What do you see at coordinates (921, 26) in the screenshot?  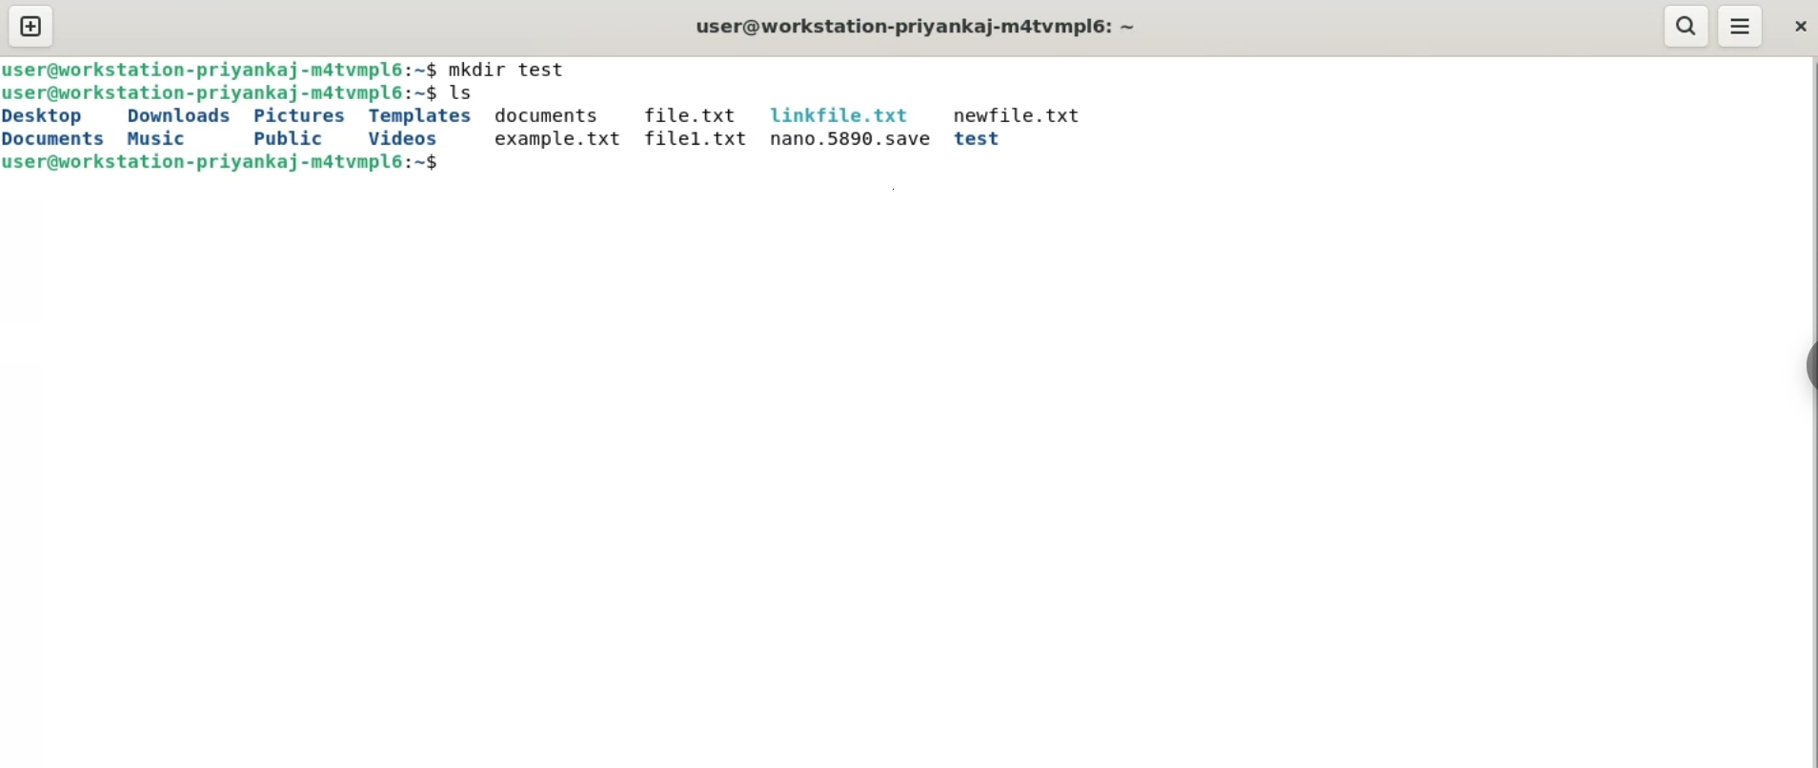 I see `user@workstation-priyankaj-m4tvmpl6: ~` at bounding box center [921, 26].